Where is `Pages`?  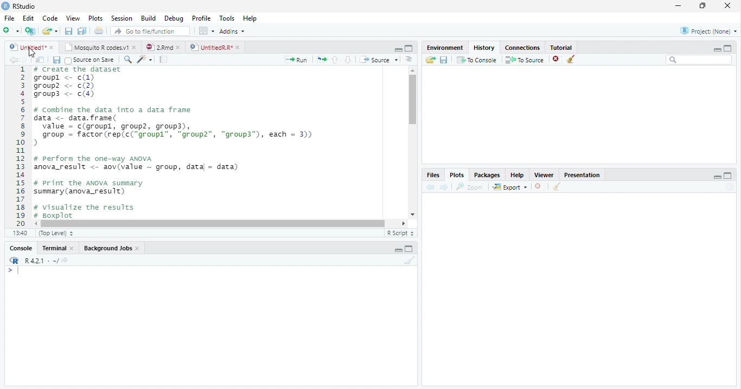 Pages is located at coordinates (163, 60).